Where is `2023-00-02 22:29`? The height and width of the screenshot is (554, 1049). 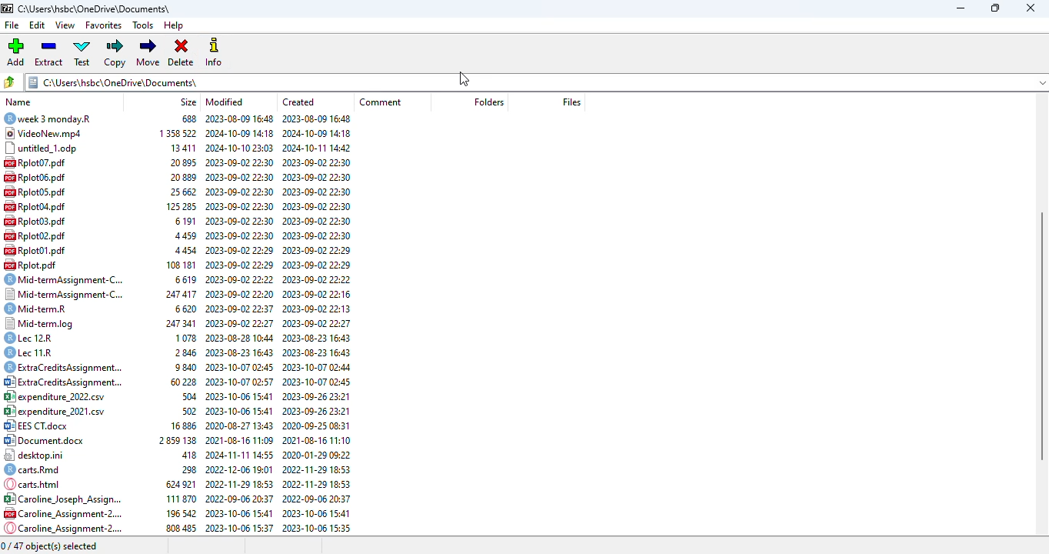 2023-00-02 22:29 is located at coordinates (315, 267).